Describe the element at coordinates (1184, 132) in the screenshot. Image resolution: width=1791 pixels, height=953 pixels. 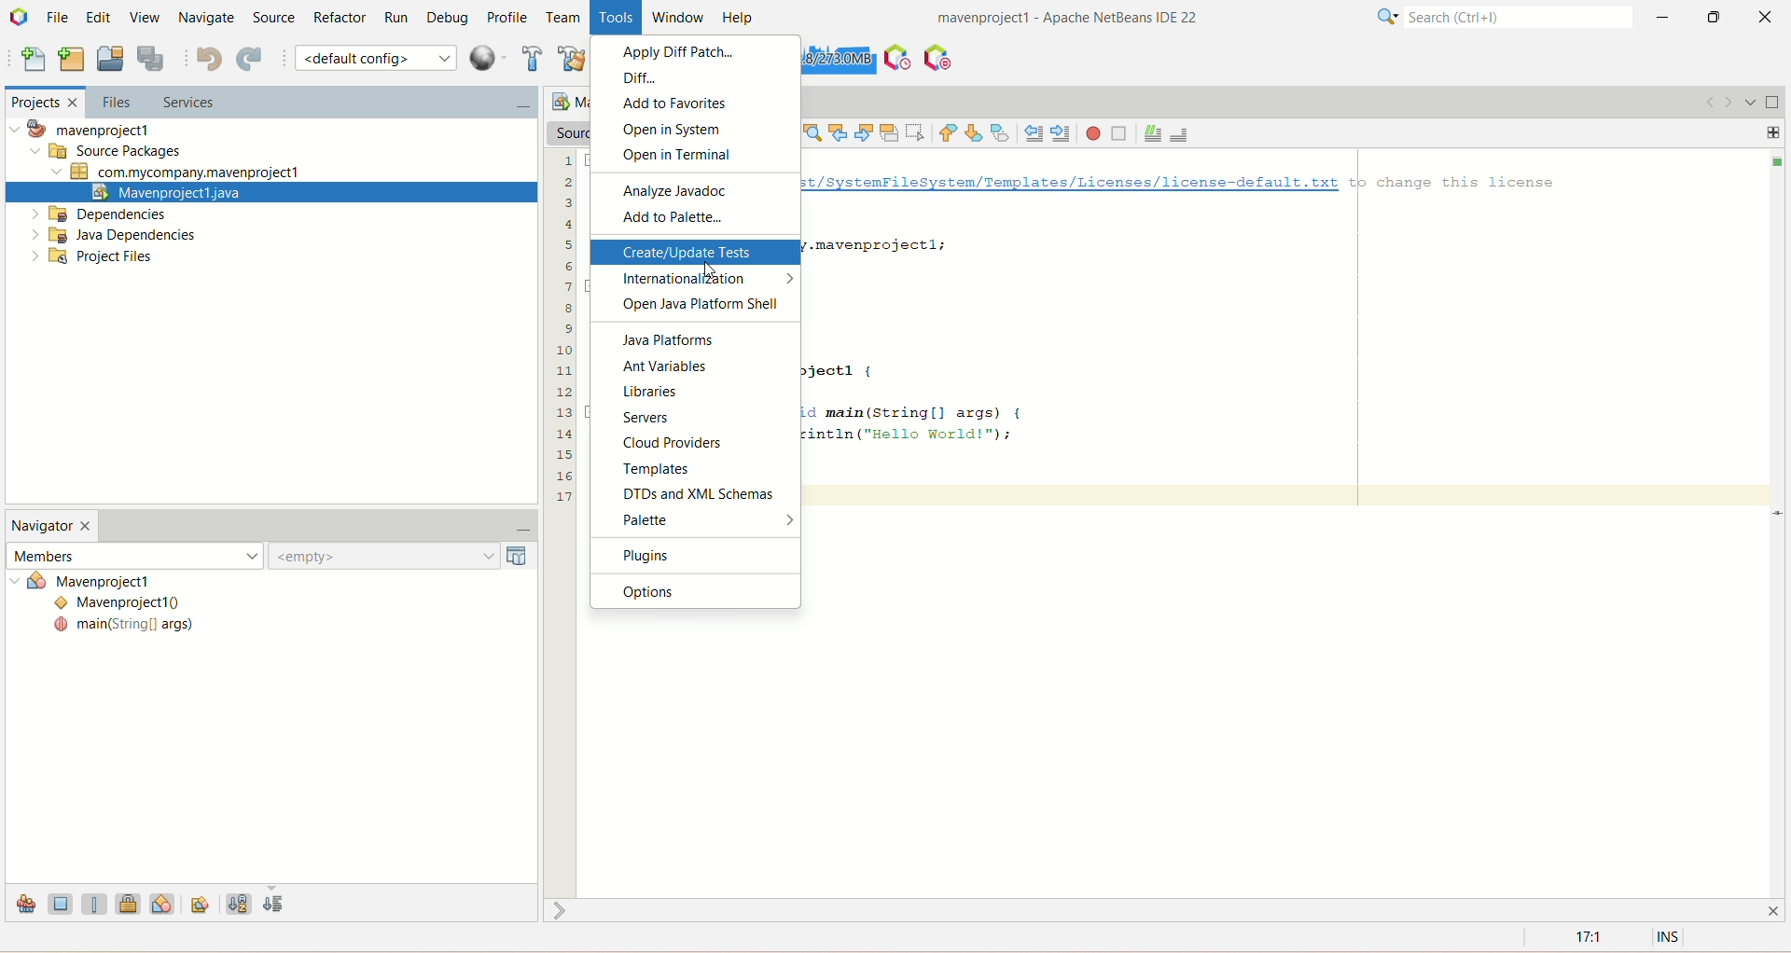
I see `uncomment` at that location.